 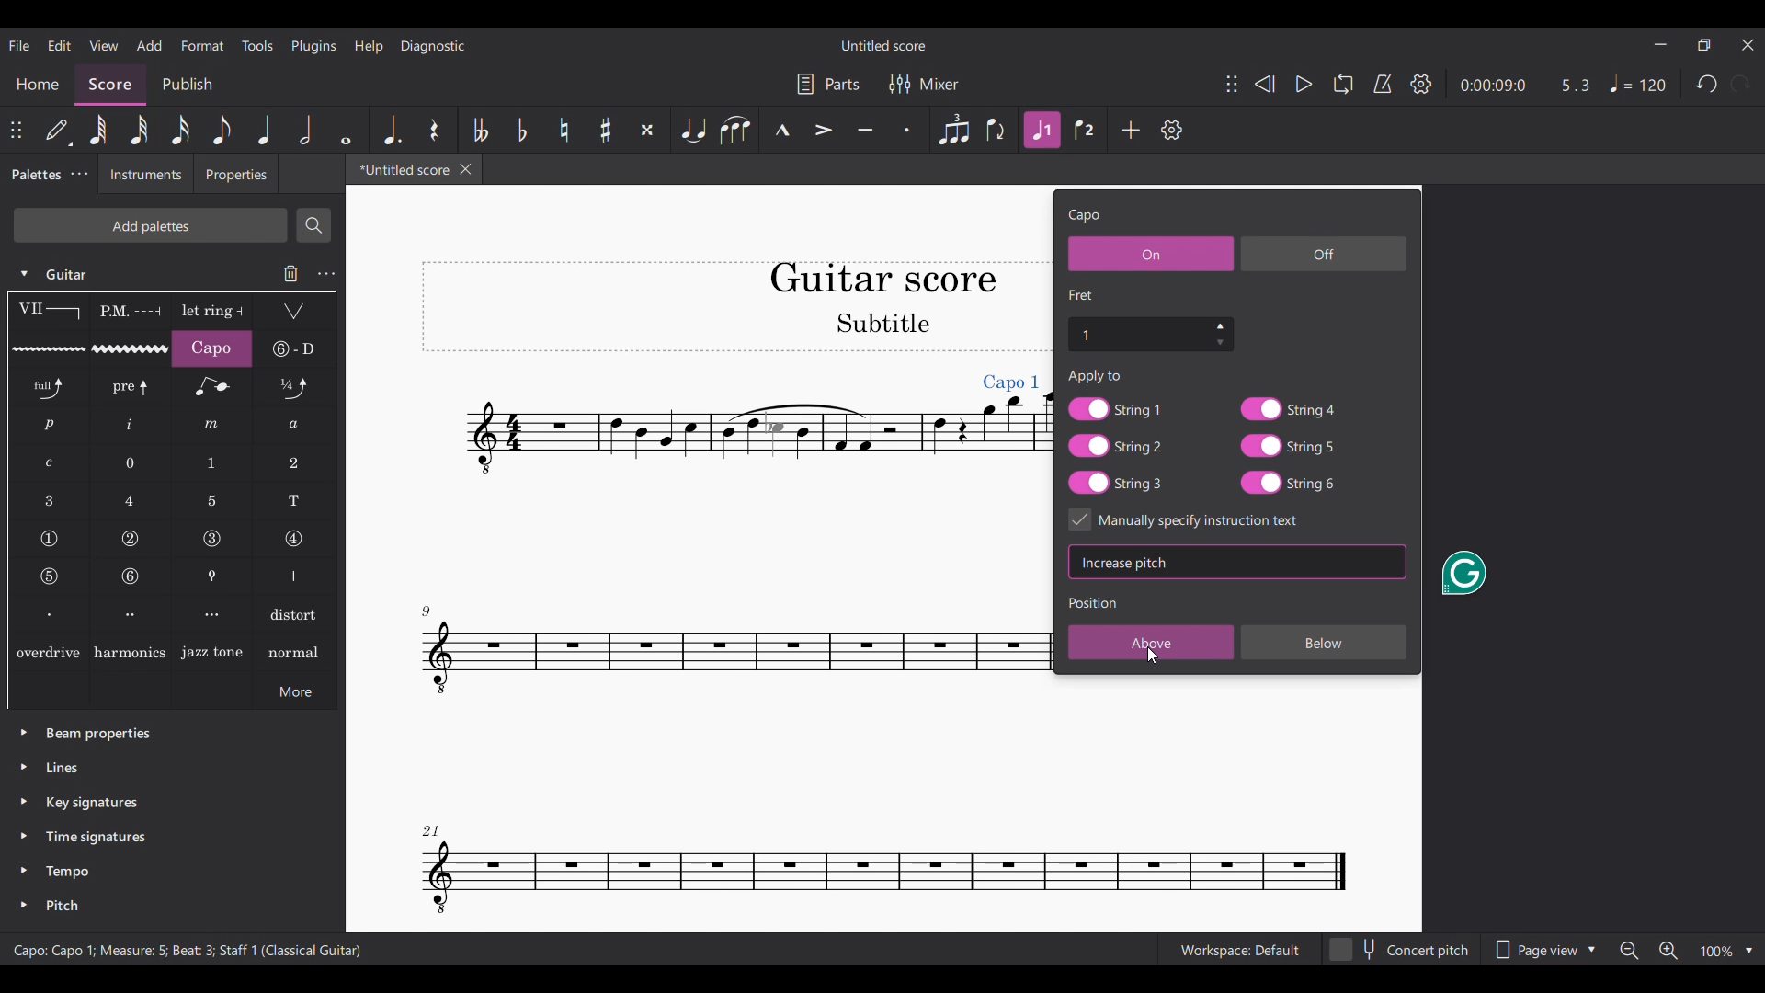 I want to click on Add menu, so click(x=149, y=45).